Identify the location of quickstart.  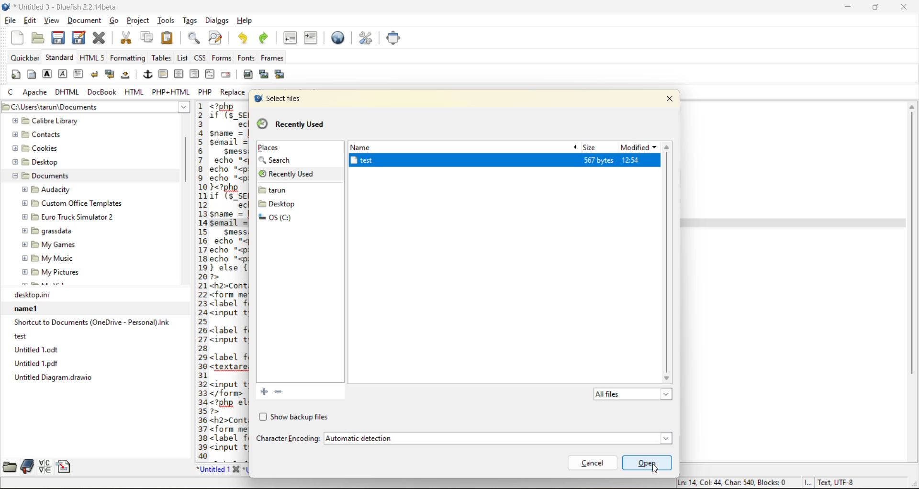
(15, 76).